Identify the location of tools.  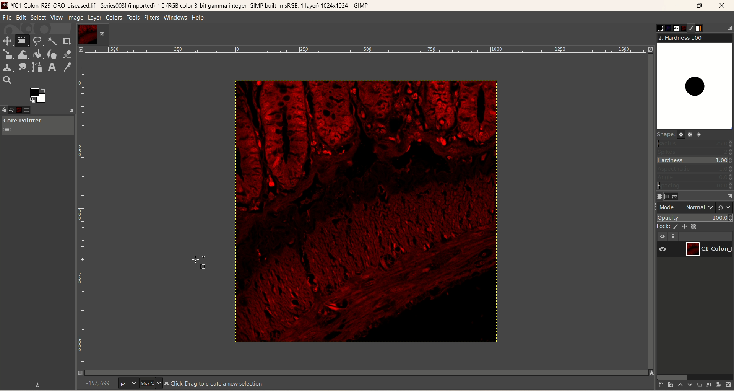
(133, 18).